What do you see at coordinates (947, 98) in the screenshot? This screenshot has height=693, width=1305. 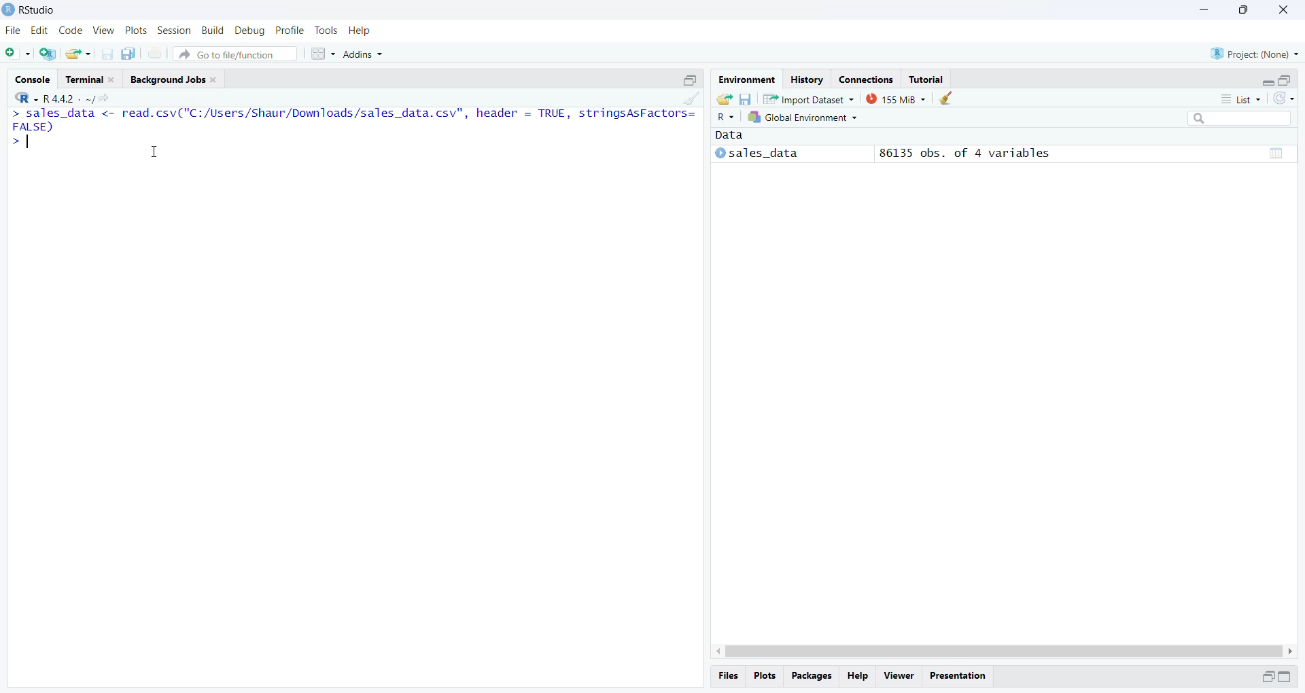 I see `Clear work from the workspace` at bounding box center [947, 98].